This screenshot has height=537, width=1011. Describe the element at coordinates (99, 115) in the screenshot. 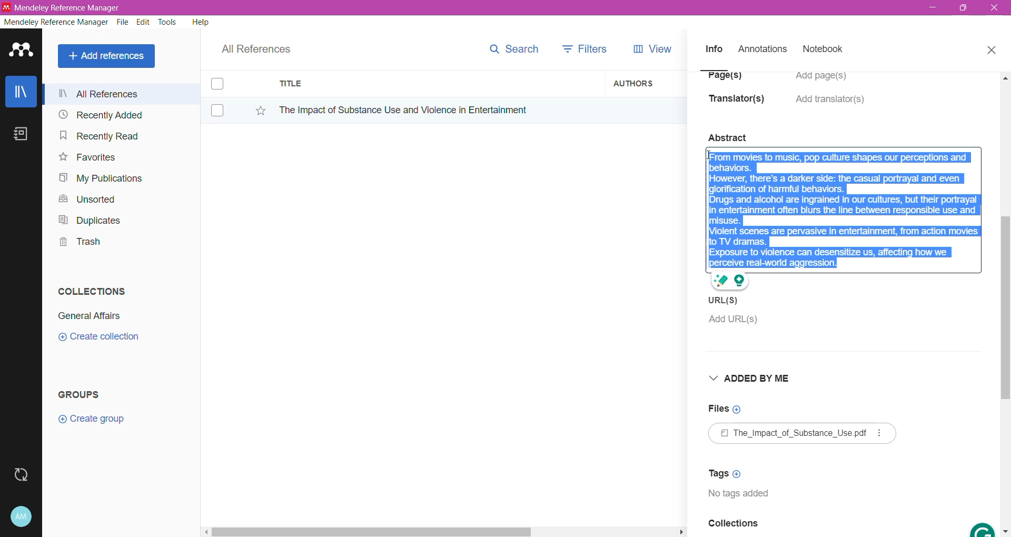

I see `Recently Added` at that location.